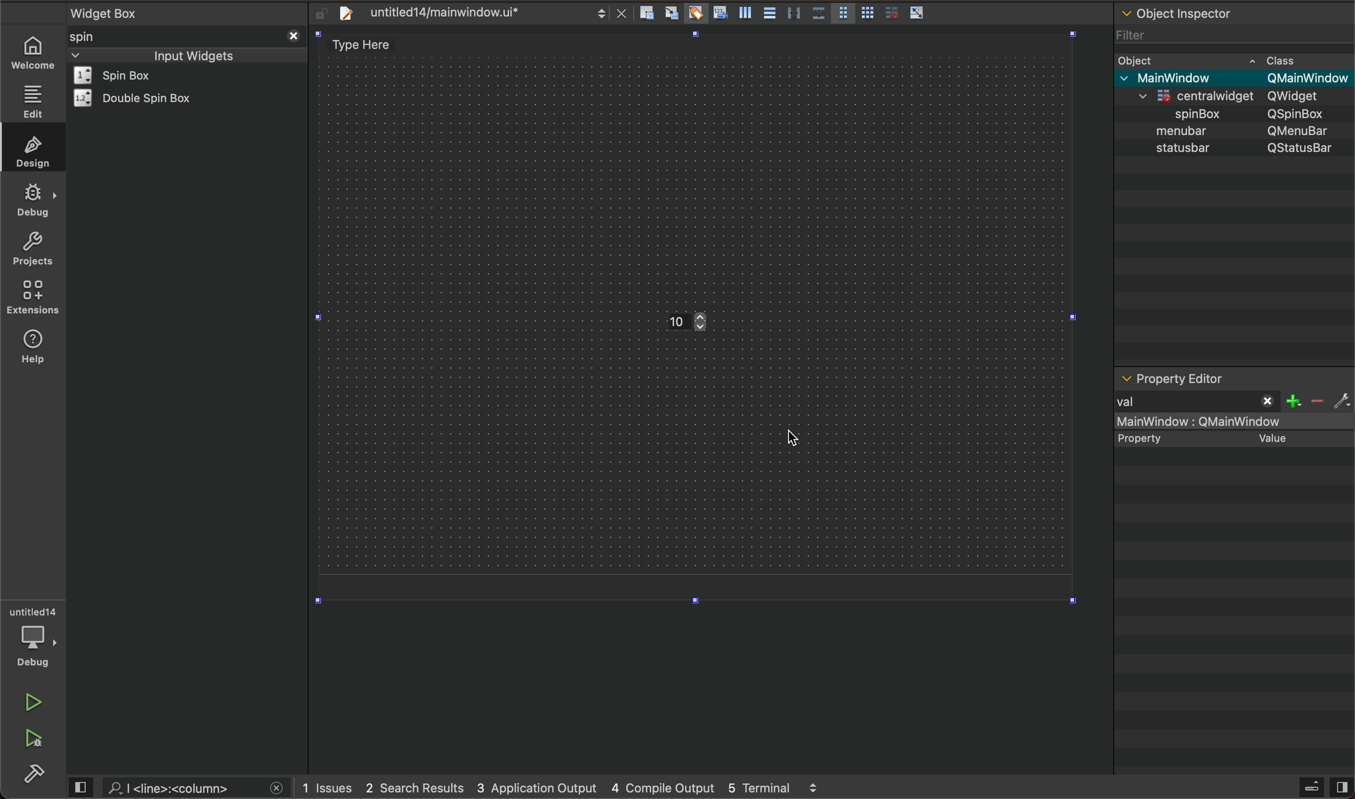 Image resolution: width=1355 pixels, height=799 pixels. What do you see at coordinates (190, 12) in the screenshot?
I see `widget box` at bounding box center [190, 12].